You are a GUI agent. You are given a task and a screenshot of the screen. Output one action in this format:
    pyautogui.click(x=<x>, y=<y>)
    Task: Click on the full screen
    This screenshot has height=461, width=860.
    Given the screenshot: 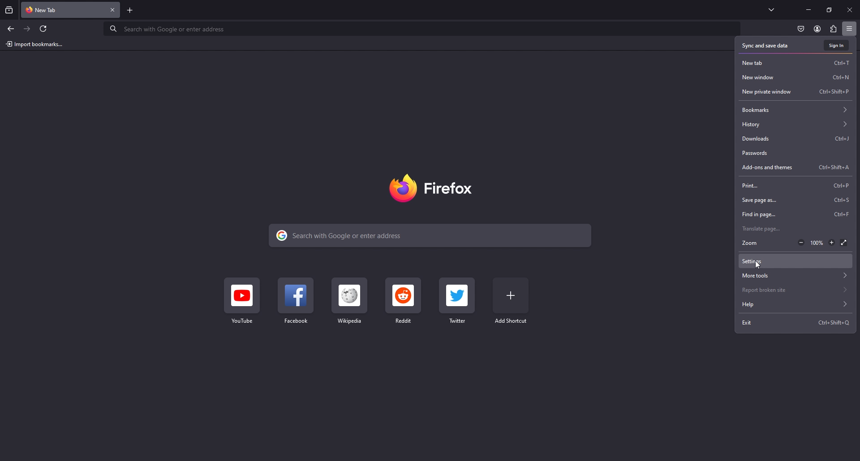 What is the action you would take?
    pyautogui.click(x=843, y=243)
    